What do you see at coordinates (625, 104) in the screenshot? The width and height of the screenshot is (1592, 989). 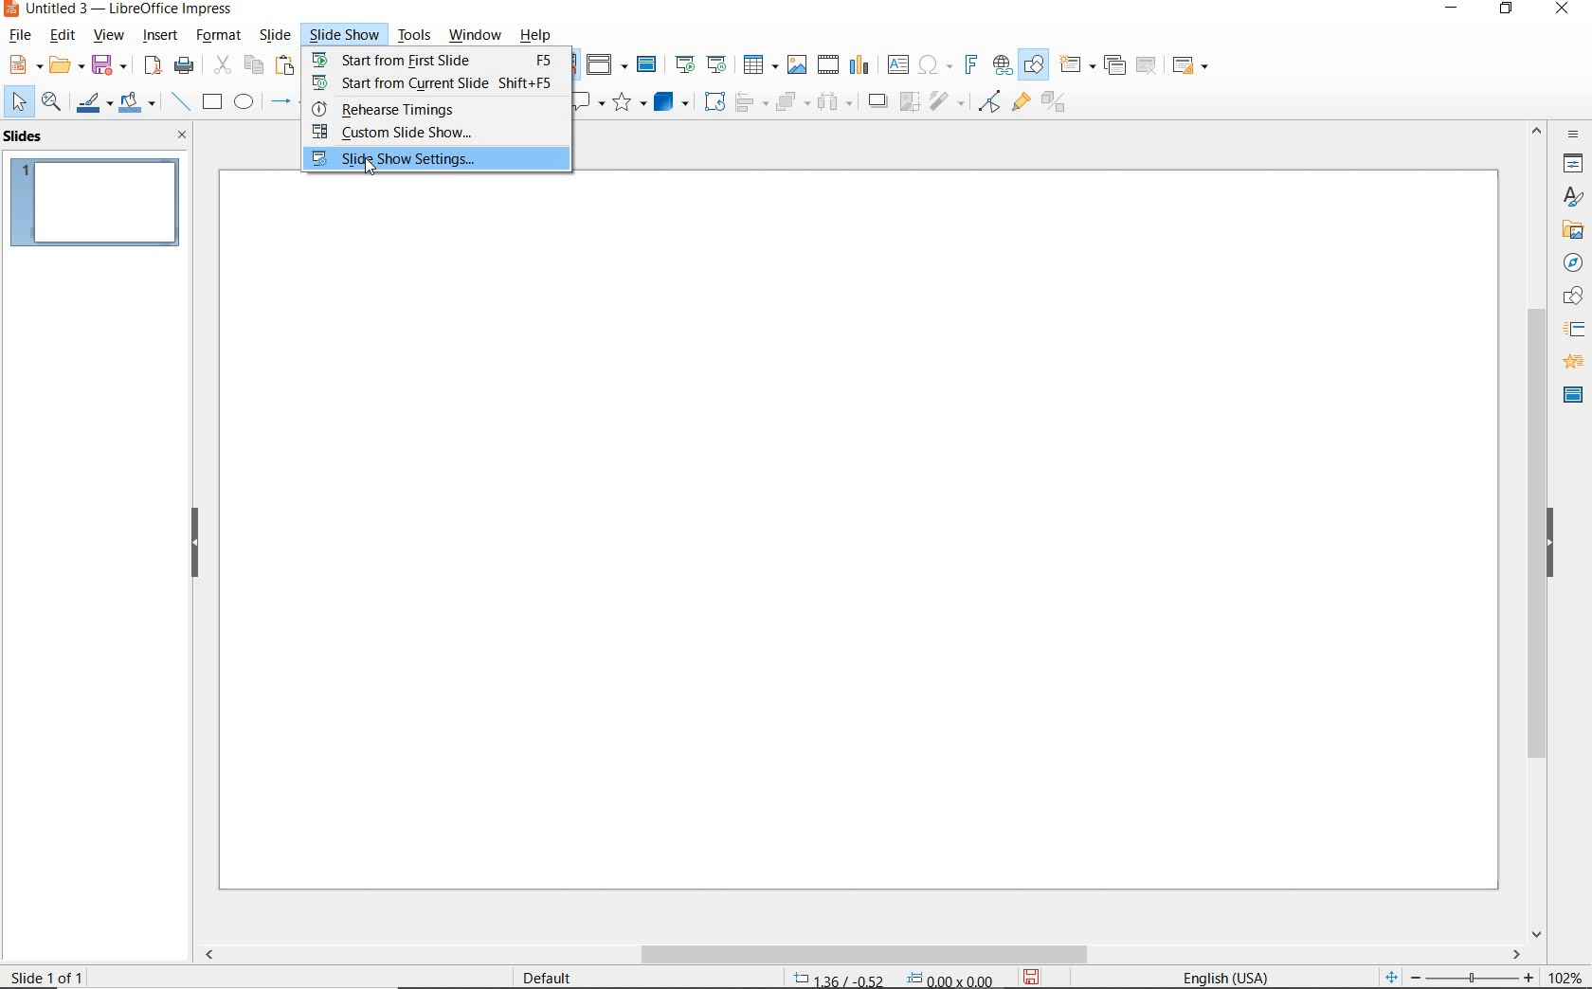 I see `STARS AND BANNERS` at bounding box center [625, 104].